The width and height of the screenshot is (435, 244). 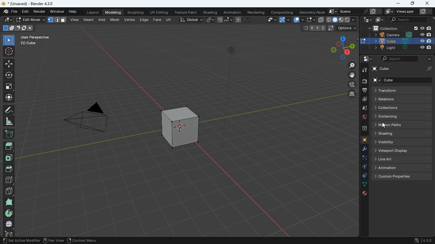 I want to click on light, so click(x=233, y=64).